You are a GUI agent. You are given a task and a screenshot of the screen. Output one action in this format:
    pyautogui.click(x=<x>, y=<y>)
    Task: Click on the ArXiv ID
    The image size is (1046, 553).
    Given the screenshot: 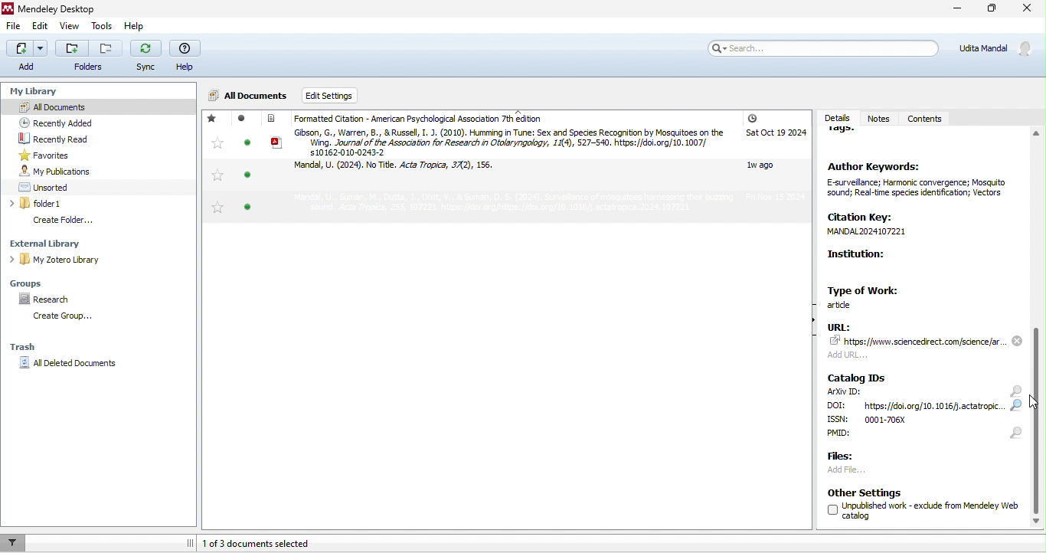 What is the action you would take?
    pyautogui.click(x=844, y=392)
    